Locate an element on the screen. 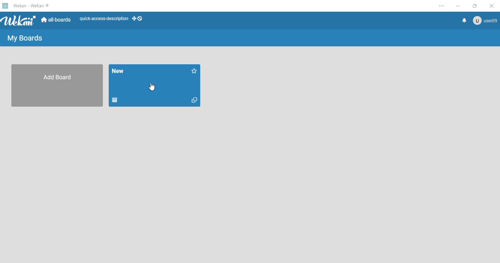 The image size is (500, 263). my boards is located at coordinates (25, 38).